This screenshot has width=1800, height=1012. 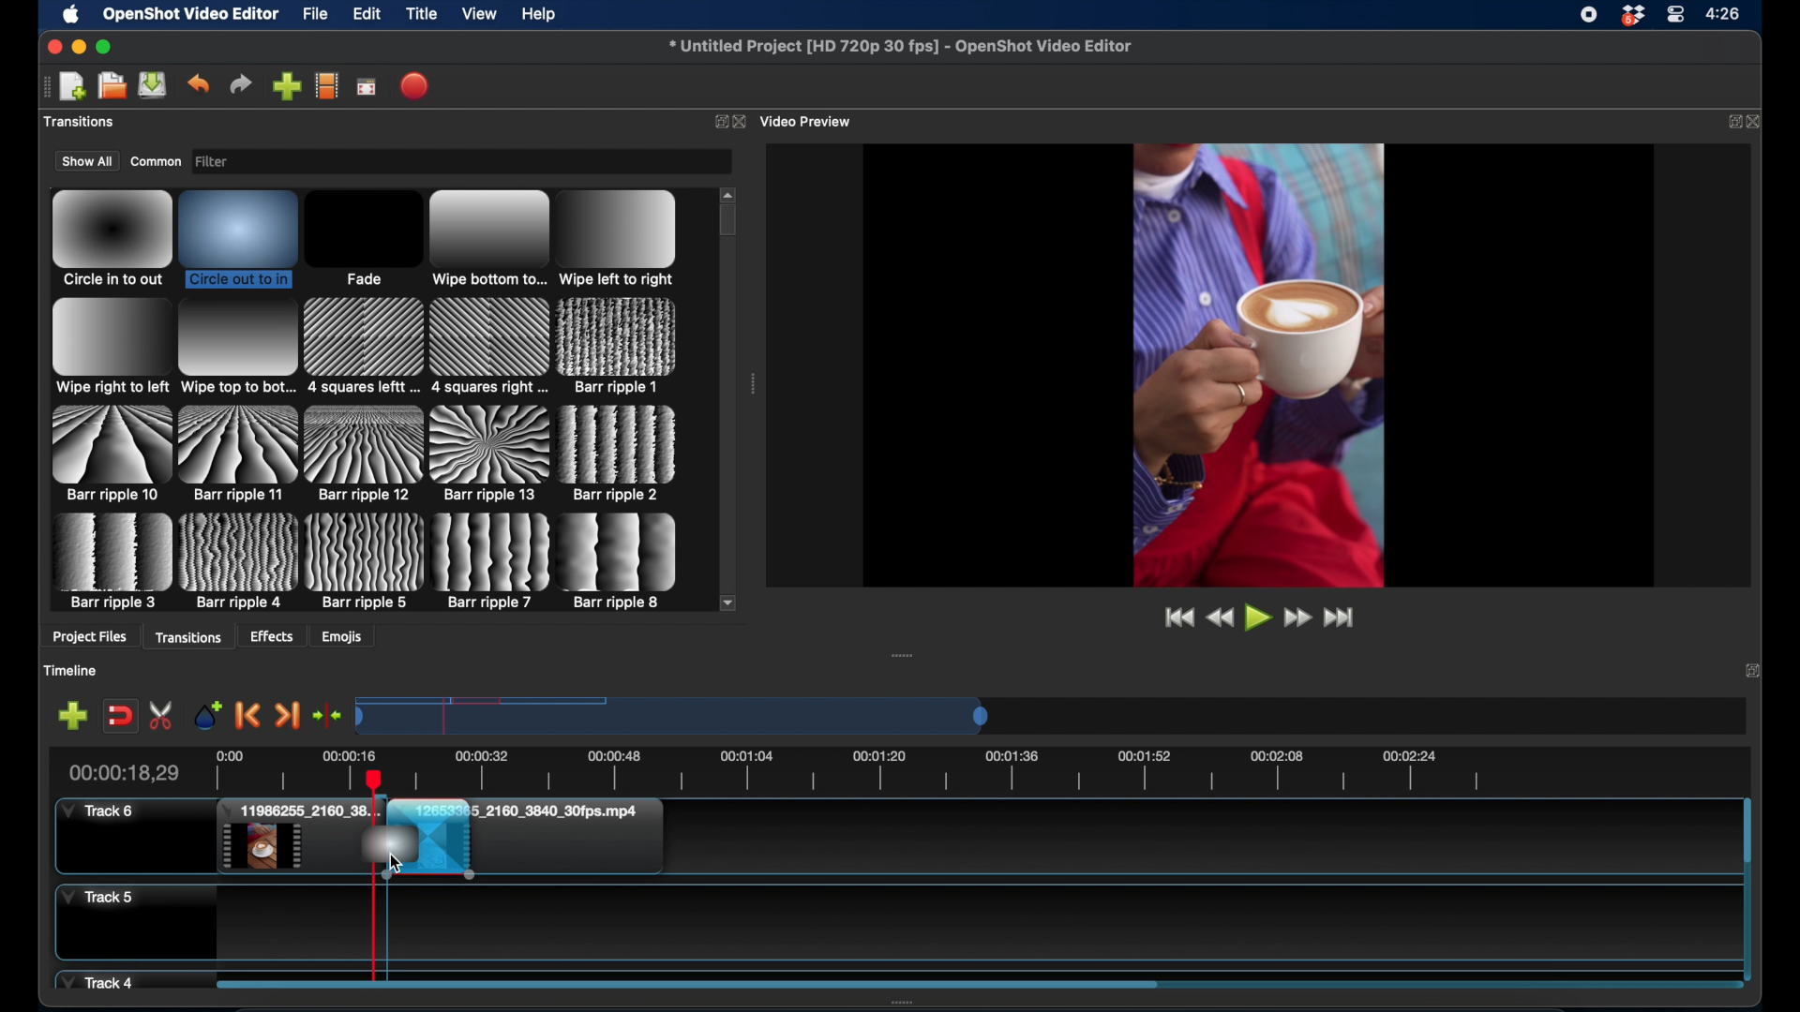 I want to click on timeline, so click(x=72, y=670).